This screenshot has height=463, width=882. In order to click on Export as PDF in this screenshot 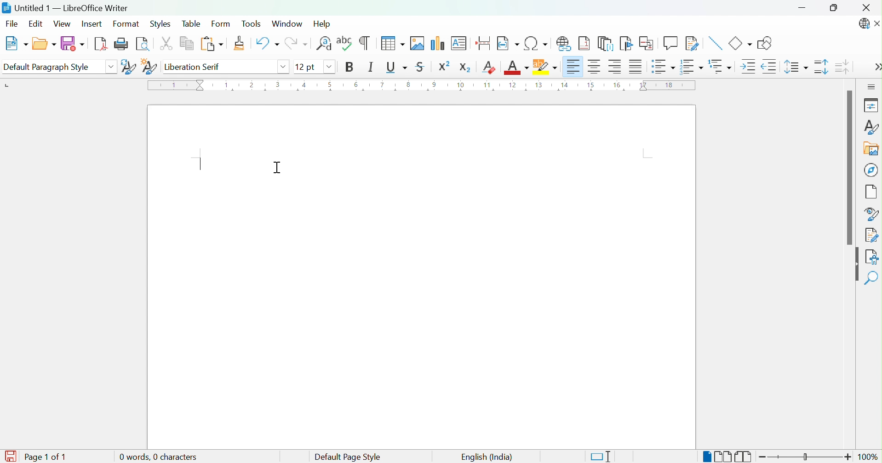, I will do `click(101, 45)`.